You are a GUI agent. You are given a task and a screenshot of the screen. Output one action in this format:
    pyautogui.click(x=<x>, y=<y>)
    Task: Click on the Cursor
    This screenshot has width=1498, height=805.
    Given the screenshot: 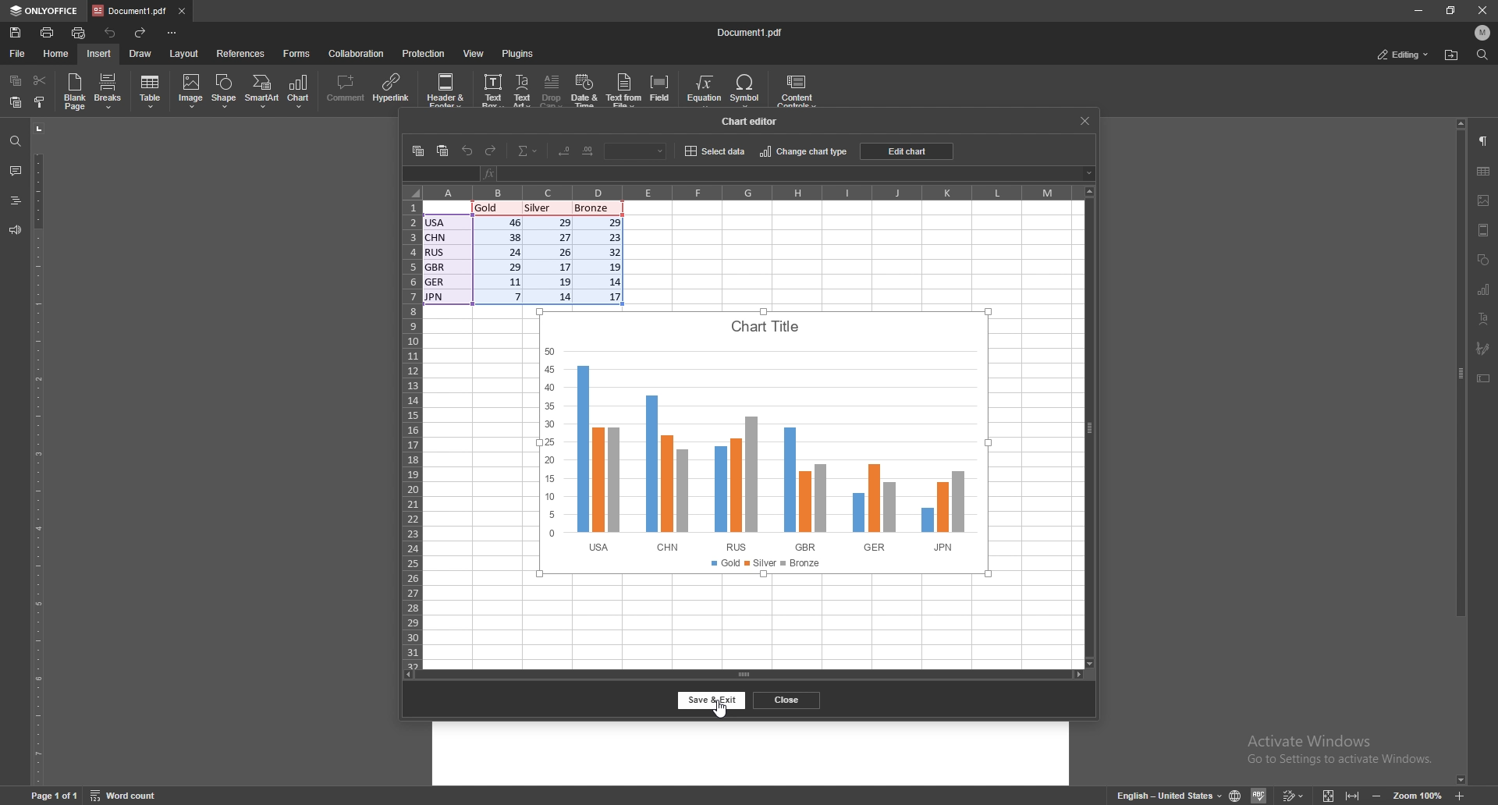 What is the action you would take?
    pyautogui.click(x=719, y=711)
    